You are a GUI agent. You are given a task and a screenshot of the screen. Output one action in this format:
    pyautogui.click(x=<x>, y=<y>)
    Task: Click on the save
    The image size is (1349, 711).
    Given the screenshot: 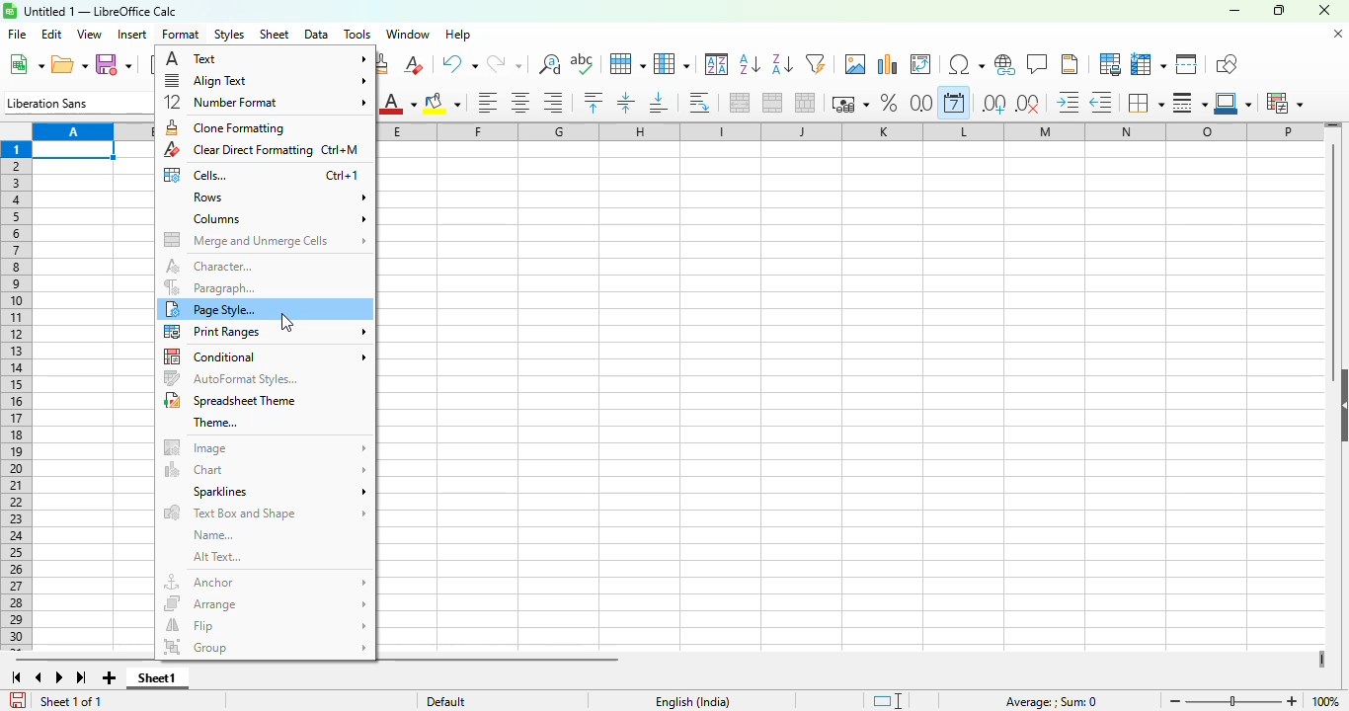 What is the action you would take?
    pyautogui.click(x=114, y=65)
    